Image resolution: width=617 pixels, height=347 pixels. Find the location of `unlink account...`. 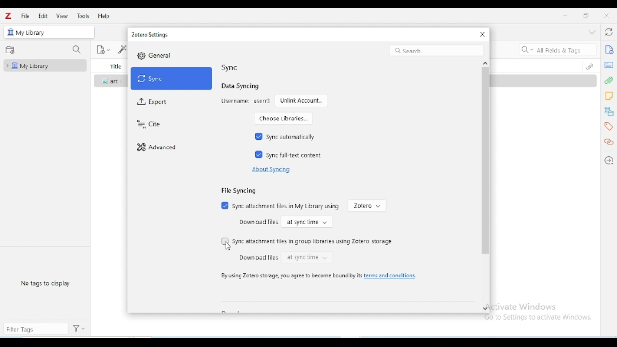

unlink account... is located at coordinates (302, 100).